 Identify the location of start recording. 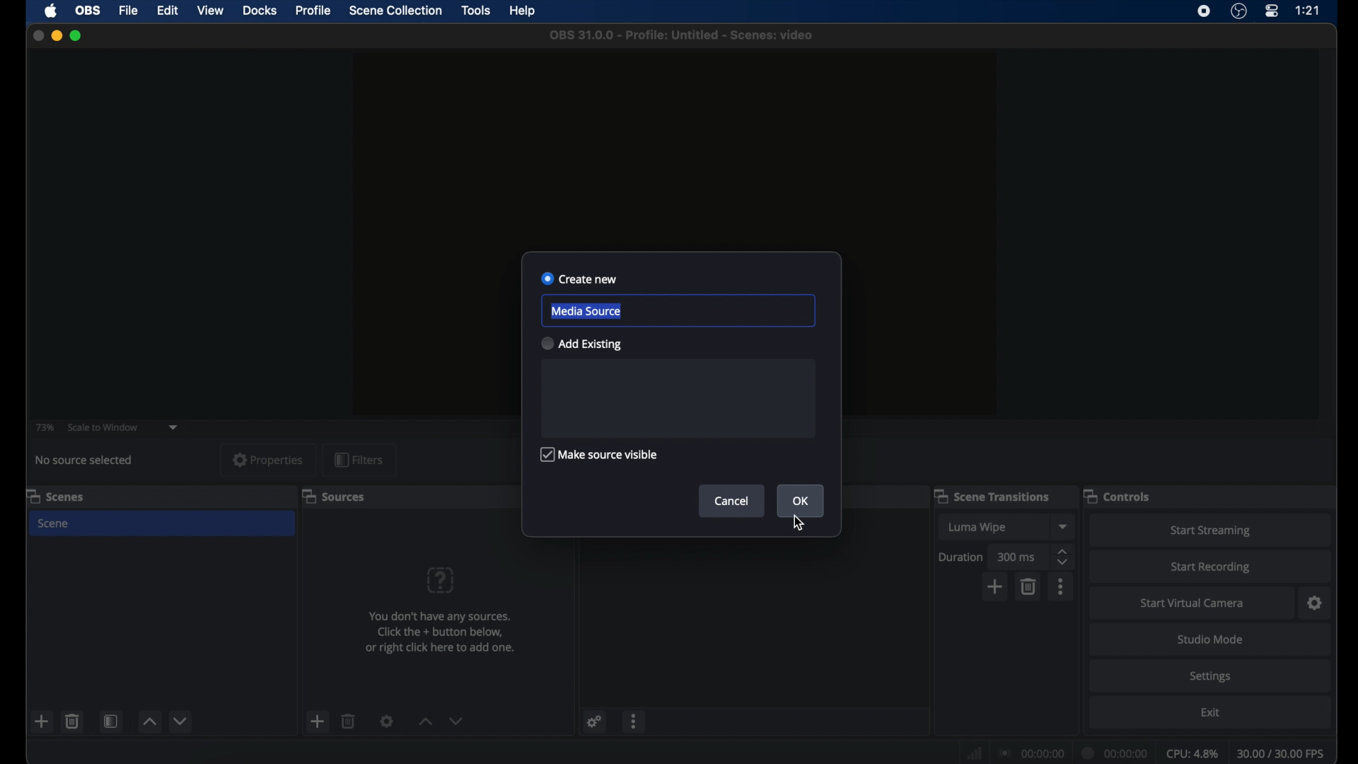
(1212, 566).